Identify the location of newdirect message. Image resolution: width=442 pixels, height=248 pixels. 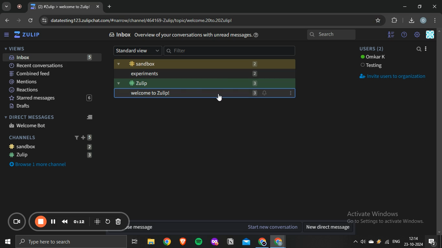
(330, 228).